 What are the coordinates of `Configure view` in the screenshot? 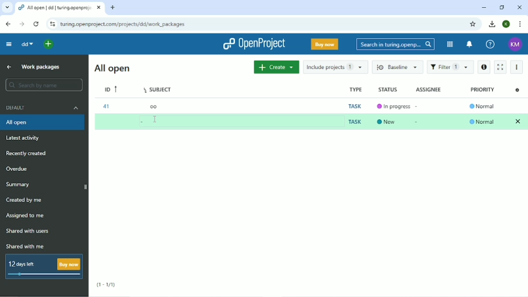 It's located at (517, 91).